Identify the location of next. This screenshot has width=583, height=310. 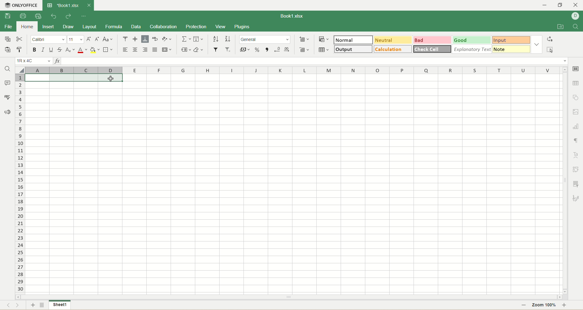
(20, 306).